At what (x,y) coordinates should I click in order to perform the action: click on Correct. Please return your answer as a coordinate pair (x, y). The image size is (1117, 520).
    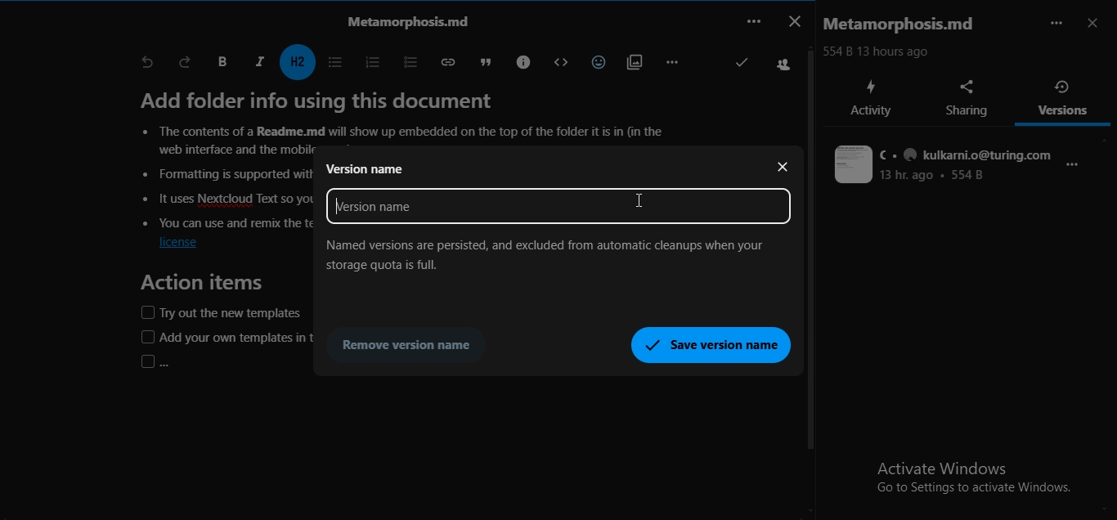
    Looking at the image, I should click on (744, 65).